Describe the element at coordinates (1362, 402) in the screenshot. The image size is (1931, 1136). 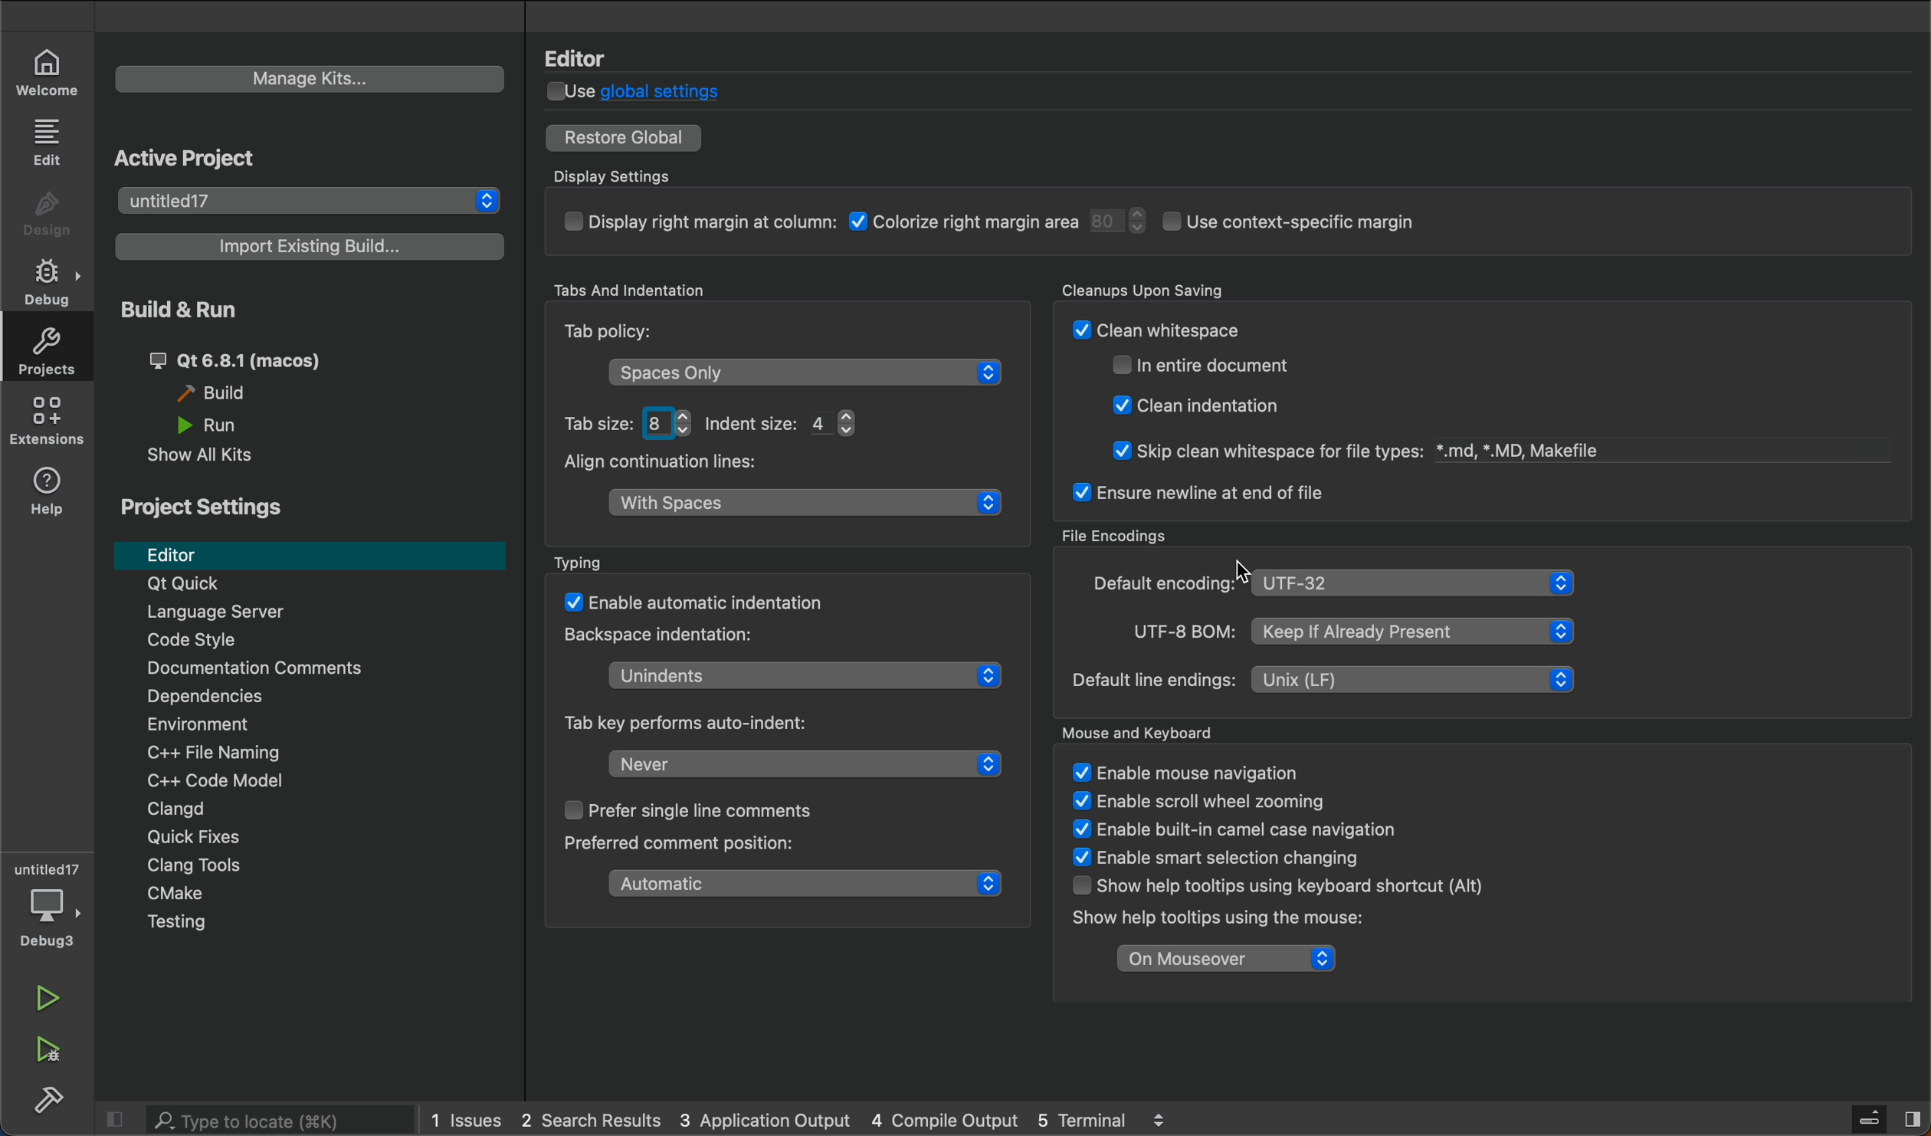
I see `cleanup savings` at that location.